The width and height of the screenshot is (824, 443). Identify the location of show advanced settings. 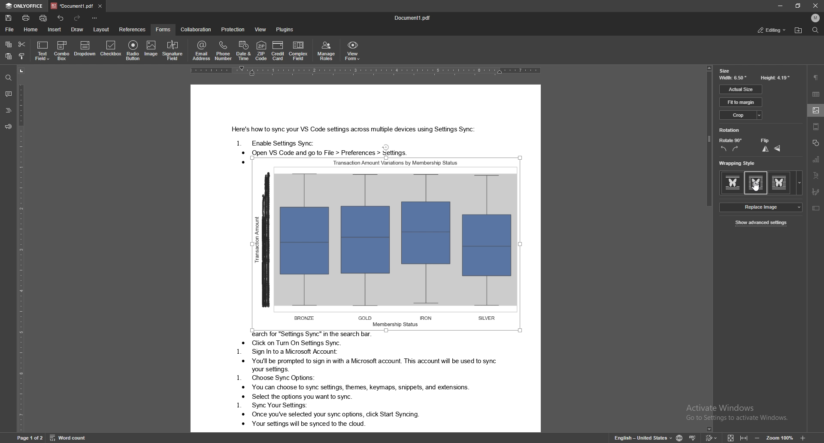
(761, 223).